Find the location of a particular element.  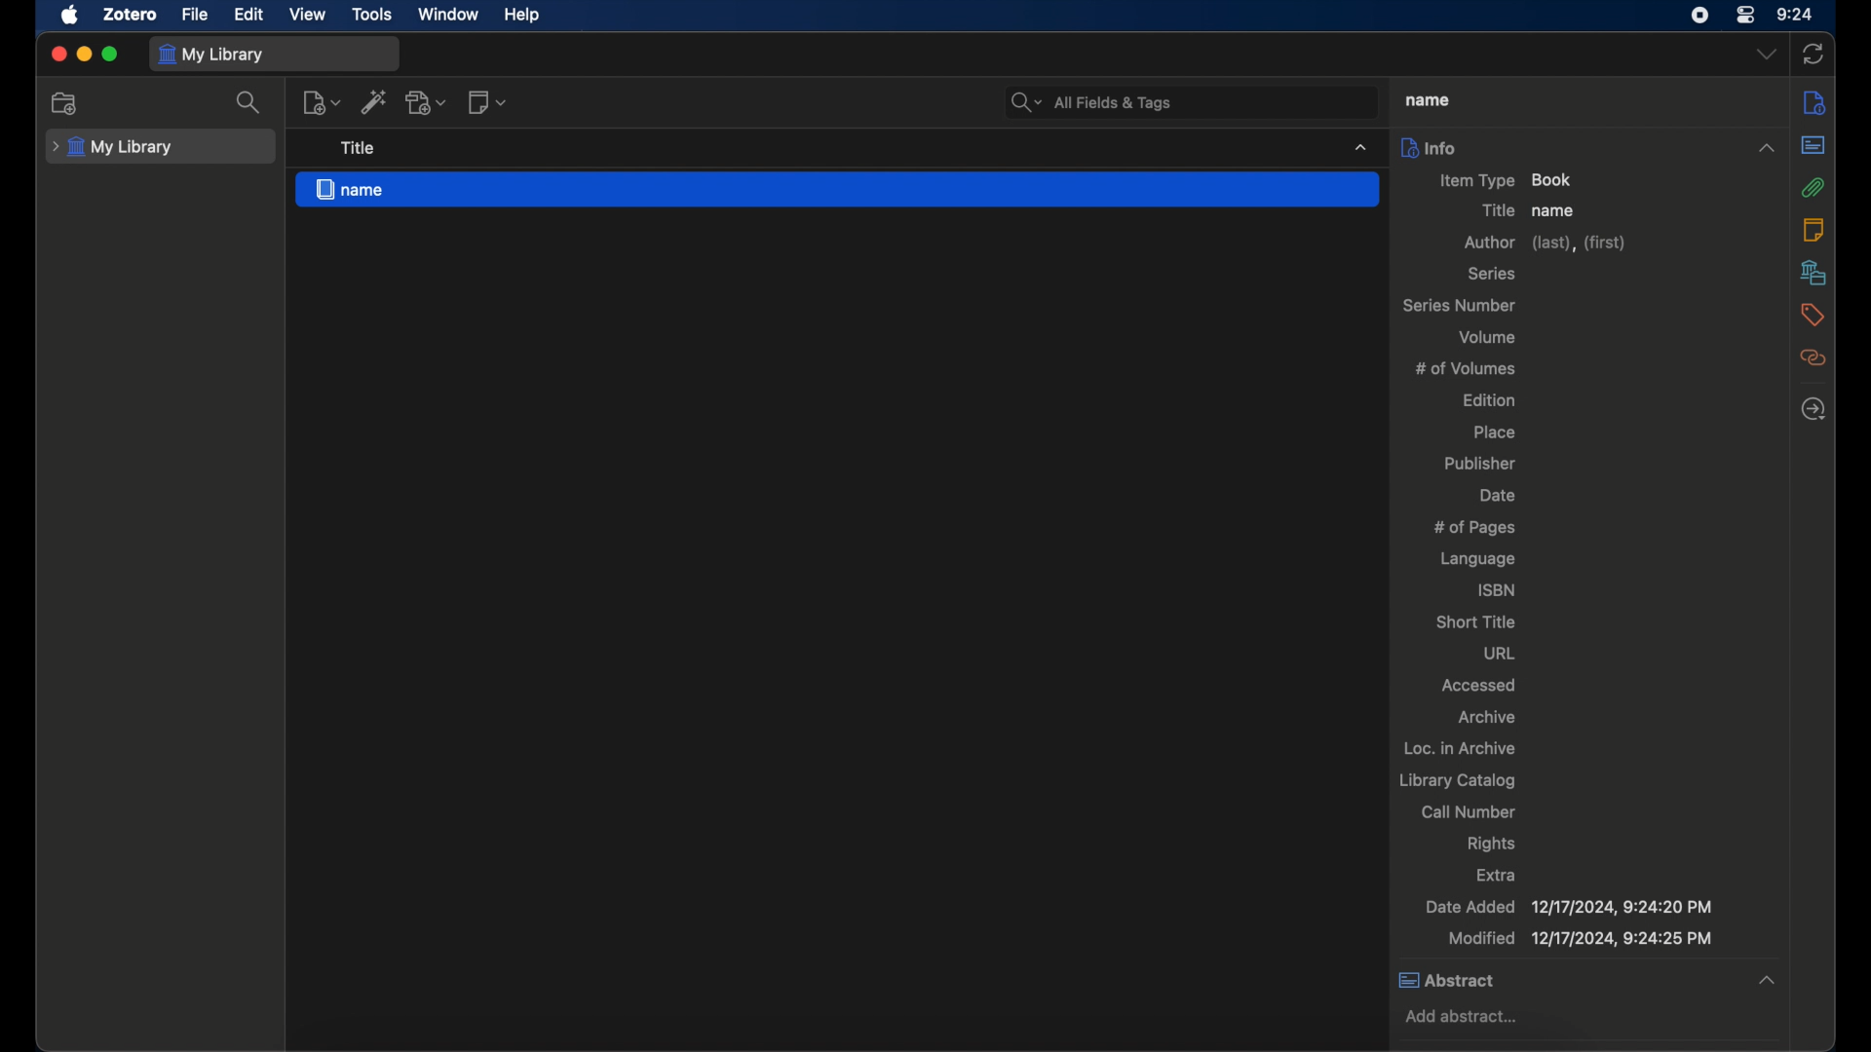

control center is located at coordinates (1746, 15).